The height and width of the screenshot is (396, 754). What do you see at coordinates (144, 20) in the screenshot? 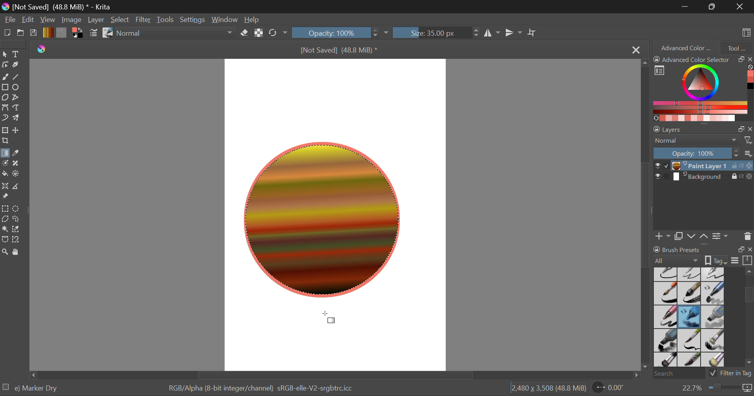
I see `Filter` at bounding box center [144, 20].